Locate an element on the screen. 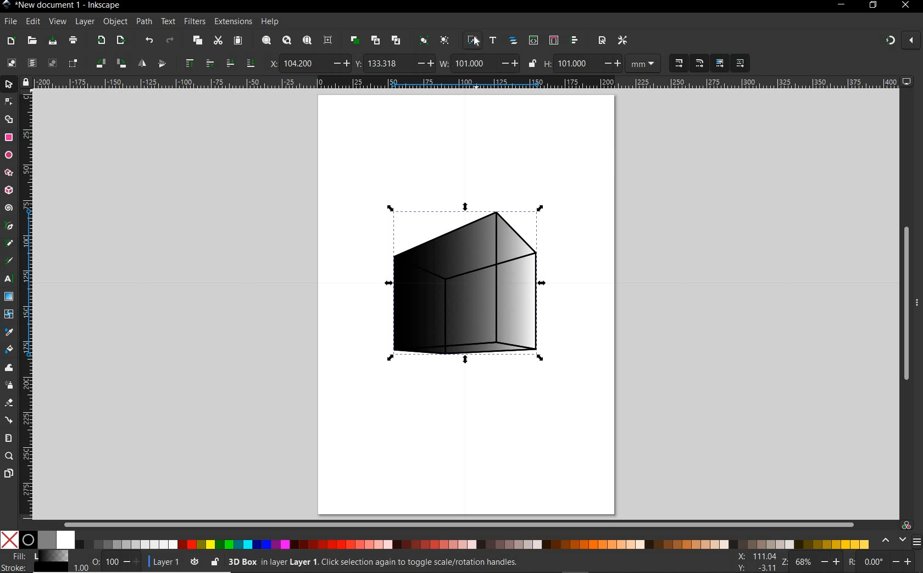 This screenshot has width=923, height=573. DROPPER TOOL is located at coordinates (9, 332).